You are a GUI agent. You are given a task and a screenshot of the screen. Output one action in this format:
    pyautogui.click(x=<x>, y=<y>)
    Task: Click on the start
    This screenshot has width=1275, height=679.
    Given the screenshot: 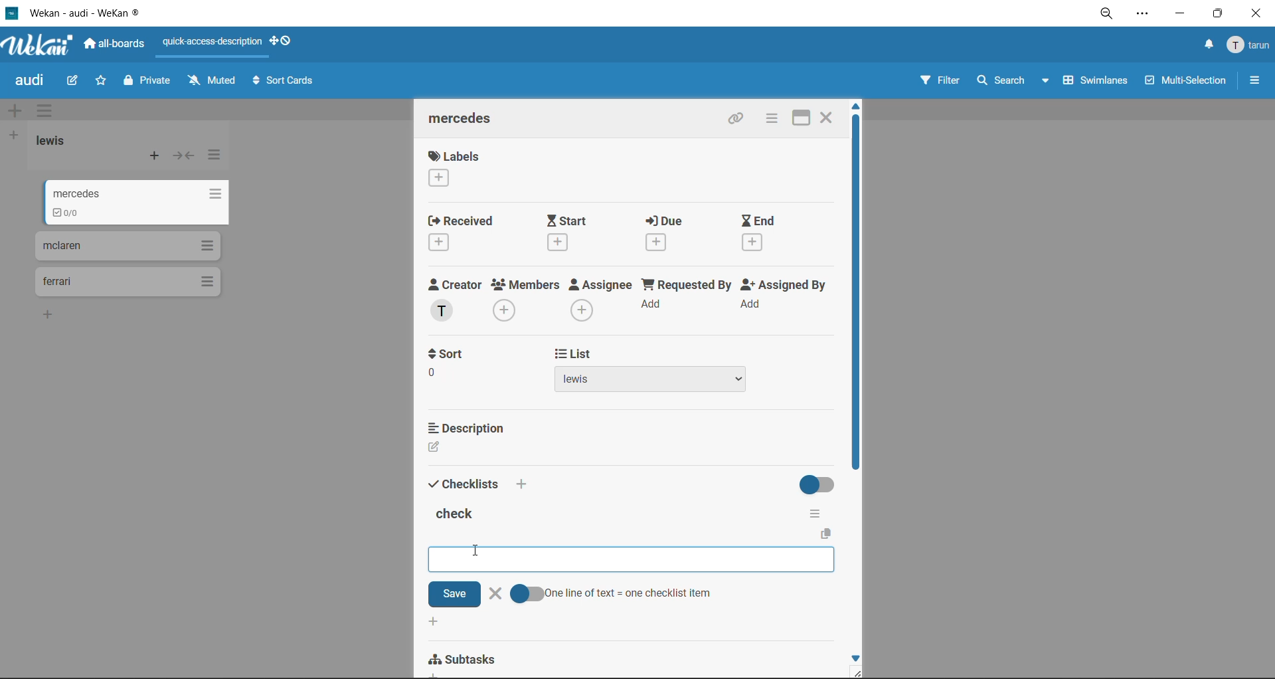 What is the action you would take?
    pyautogui.click(x=577, y=233)
    